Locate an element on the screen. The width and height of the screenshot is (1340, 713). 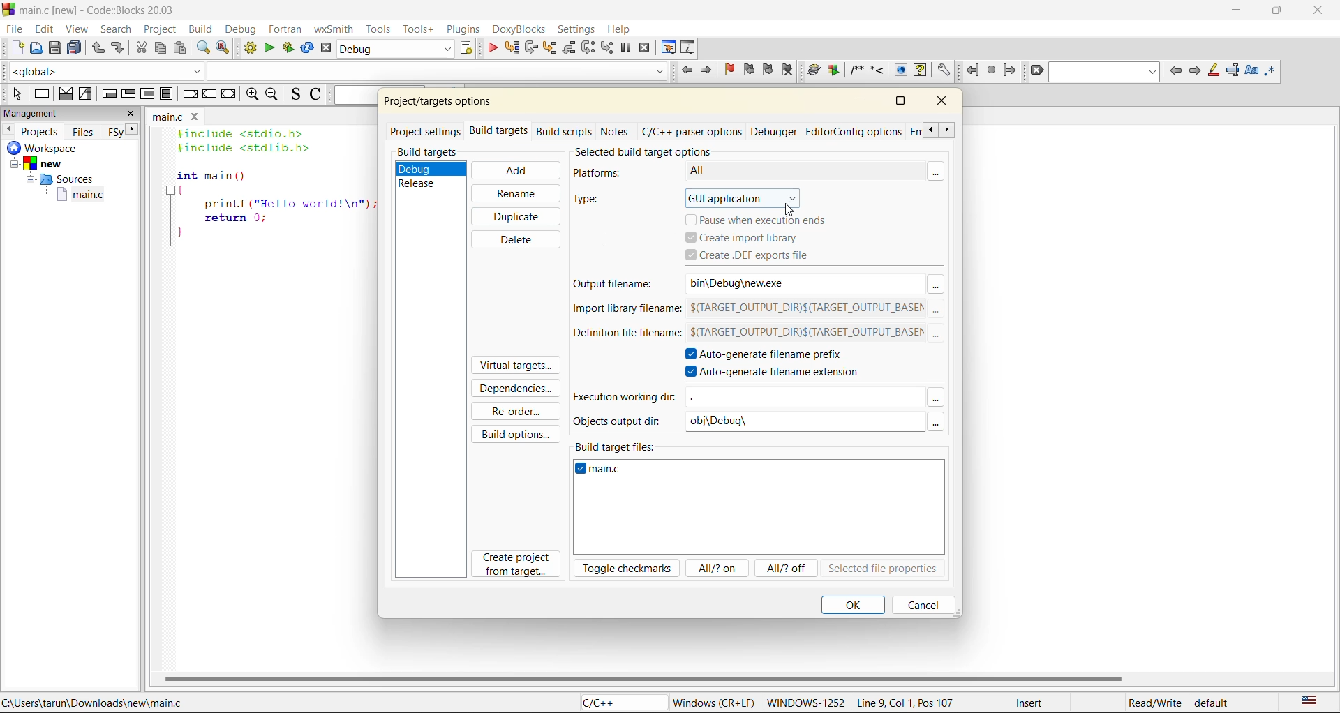
tools is located at coordinates (378, 30).